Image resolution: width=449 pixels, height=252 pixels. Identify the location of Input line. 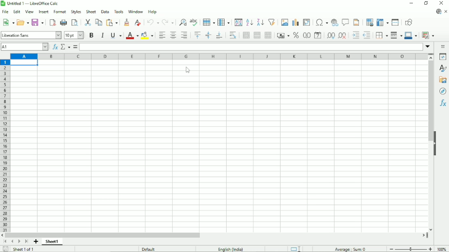
(251, 47).